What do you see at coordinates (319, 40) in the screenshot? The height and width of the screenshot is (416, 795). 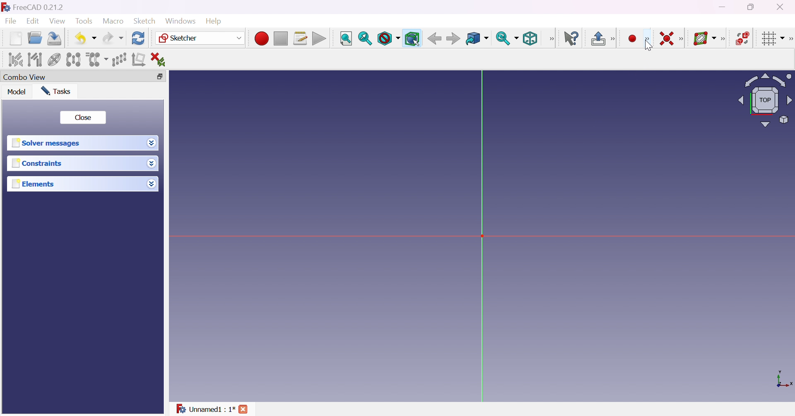 I see `Execute macro` at bounding box center [319, 40].